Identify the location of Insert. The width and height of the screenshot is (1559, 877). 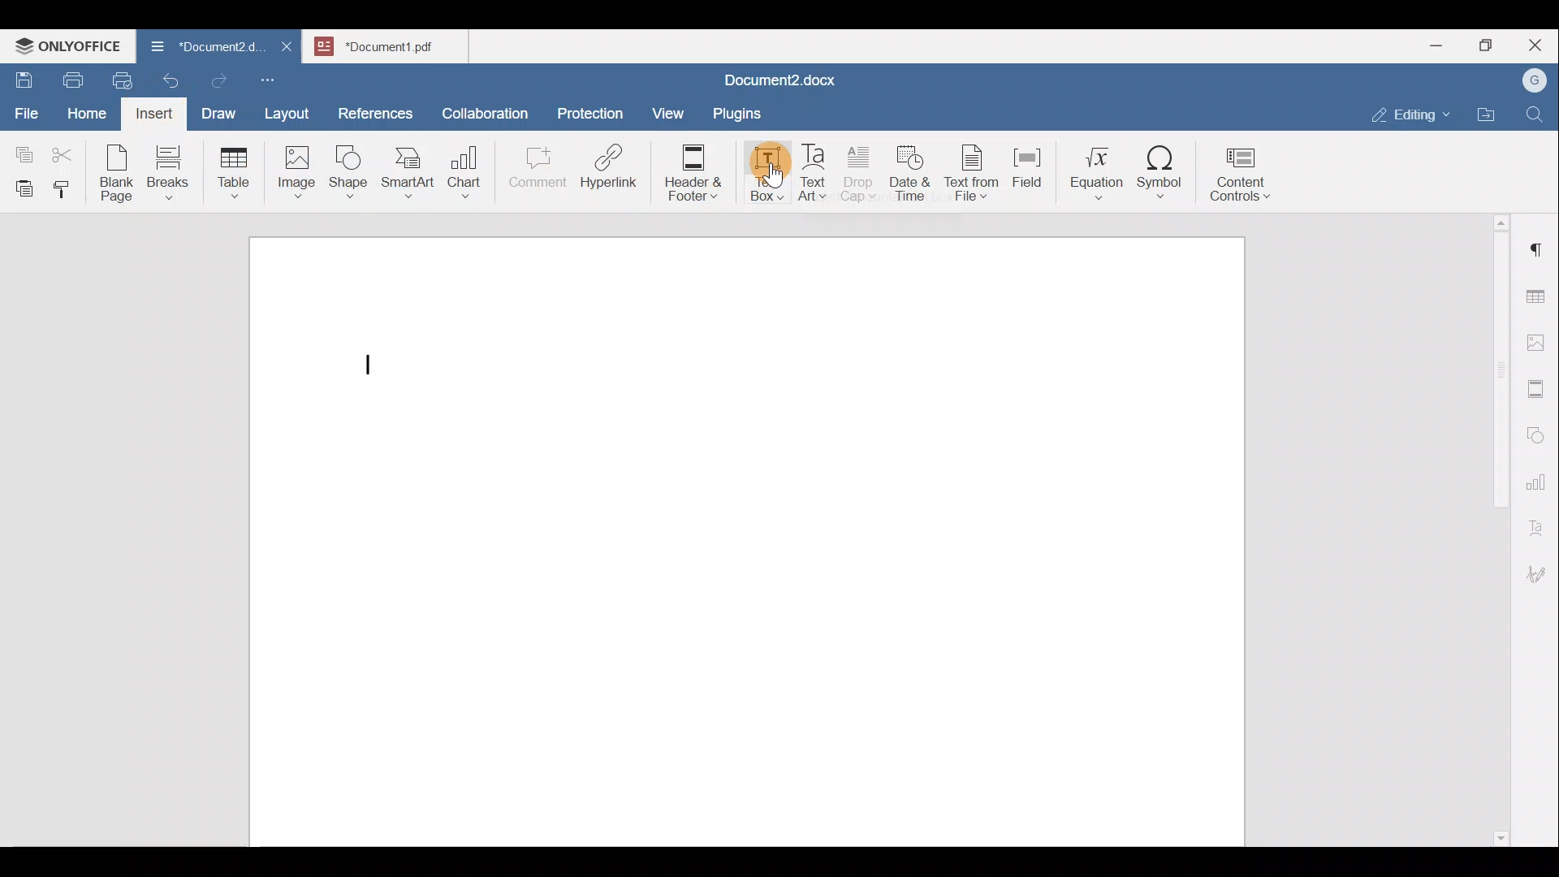
(151, 112).